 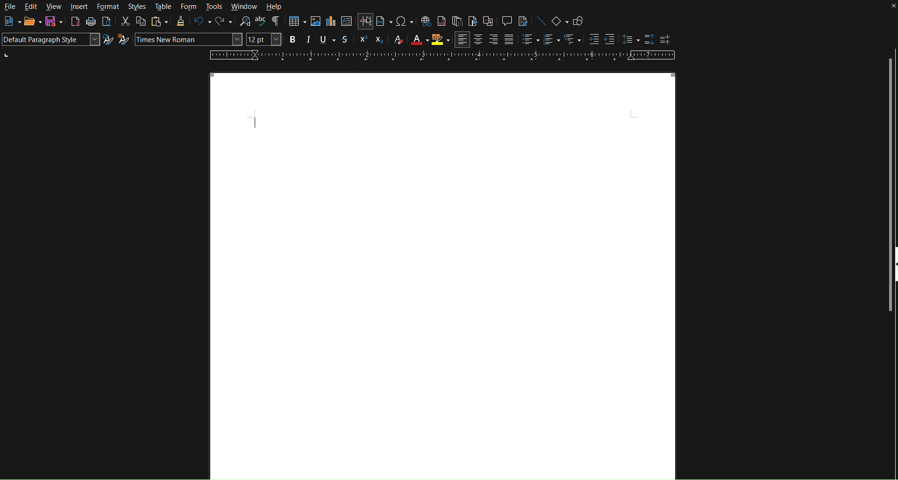 I want to click on Decrease Indent, so click(x=610, y=39).